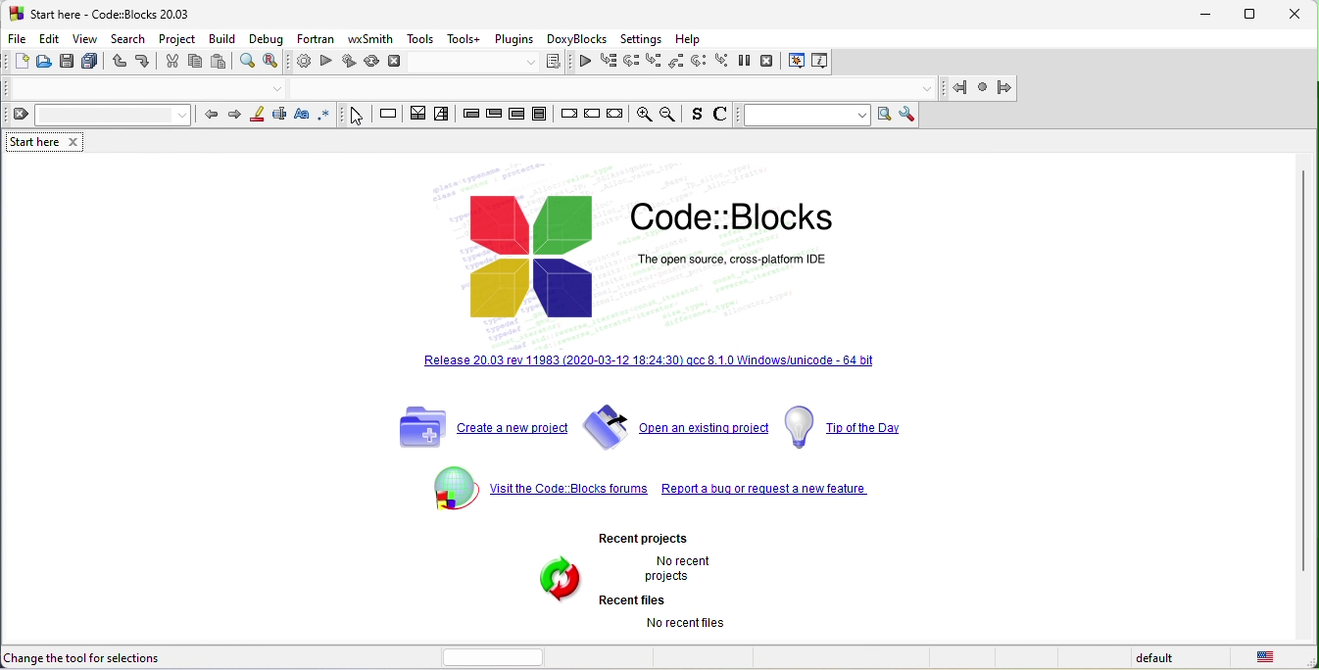 This screenshot has height=670, width=1319. I want to click on maximize, so click(1254, 16).